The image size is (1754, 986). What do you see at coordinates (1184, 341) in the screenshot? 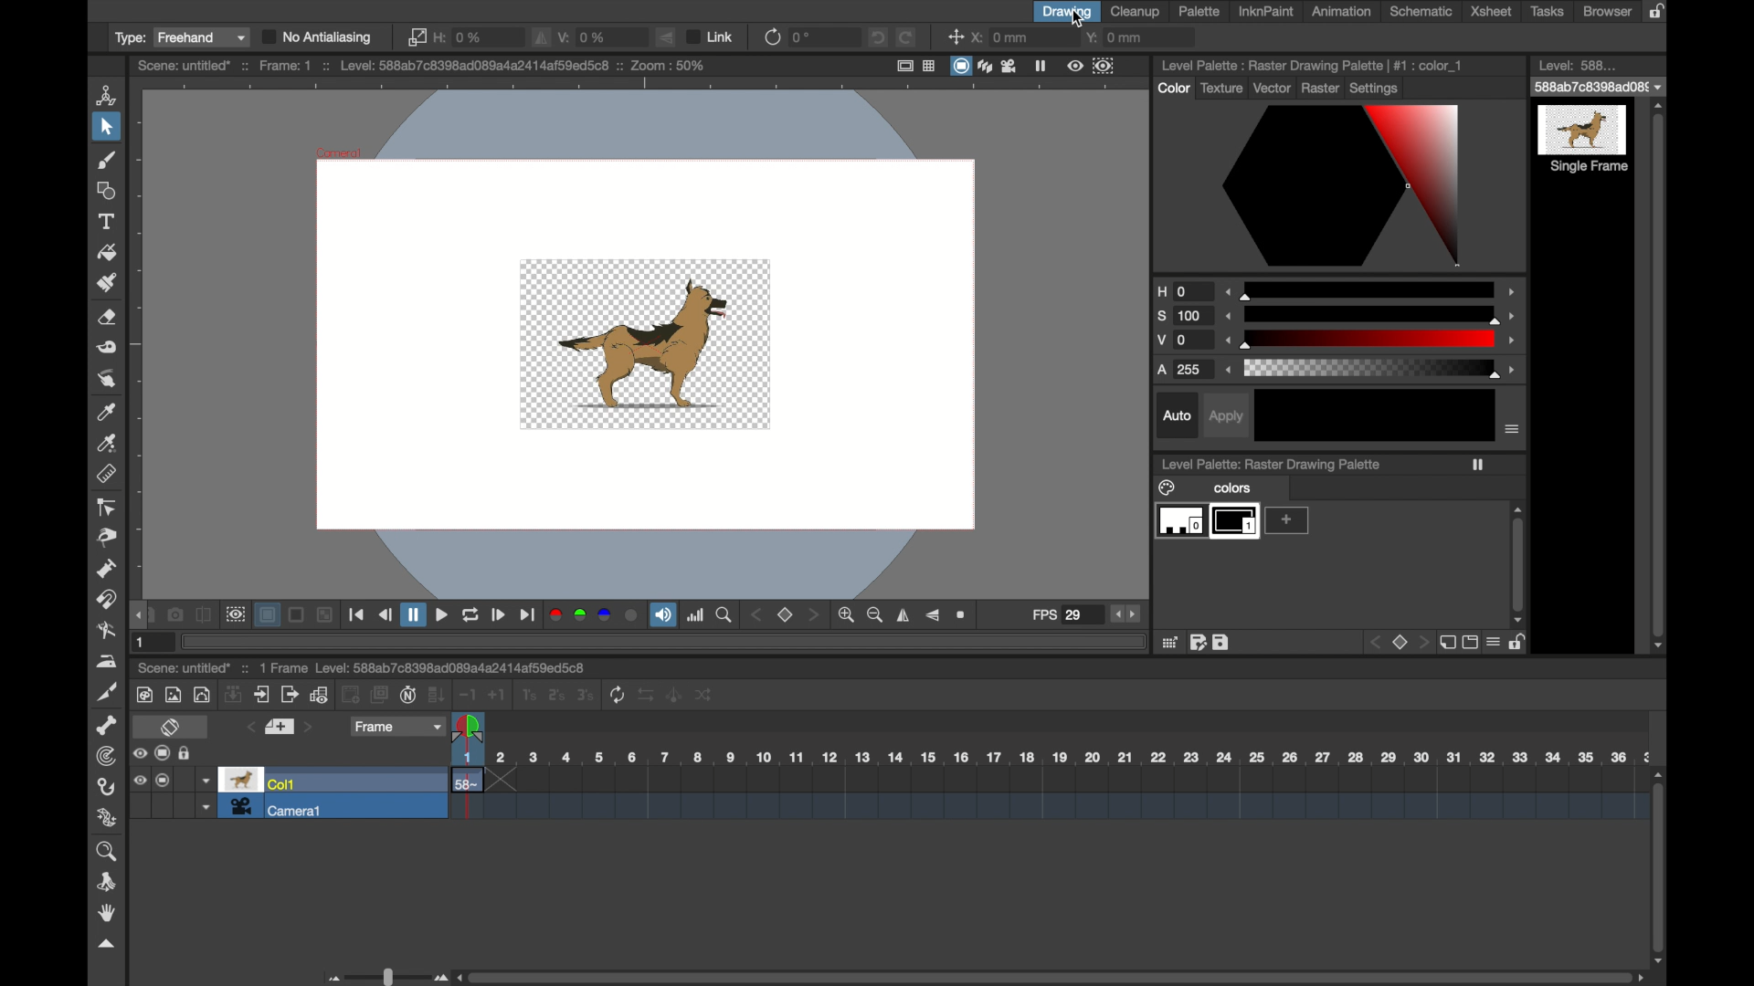
I see `Y` at bounding box center [1184, 341].